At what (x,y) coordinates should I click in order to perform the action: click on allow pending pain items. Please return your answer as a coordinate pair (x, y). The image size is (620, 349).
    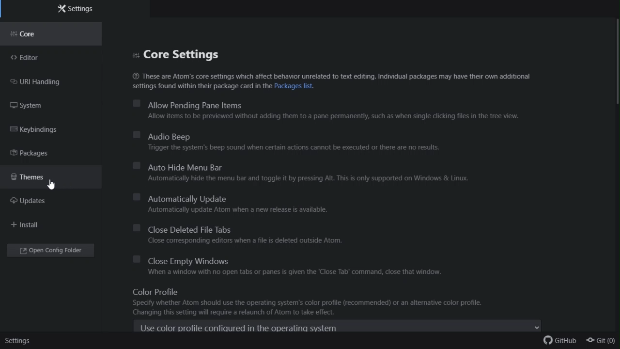
    Looking at the image, I should click on (334, 103).